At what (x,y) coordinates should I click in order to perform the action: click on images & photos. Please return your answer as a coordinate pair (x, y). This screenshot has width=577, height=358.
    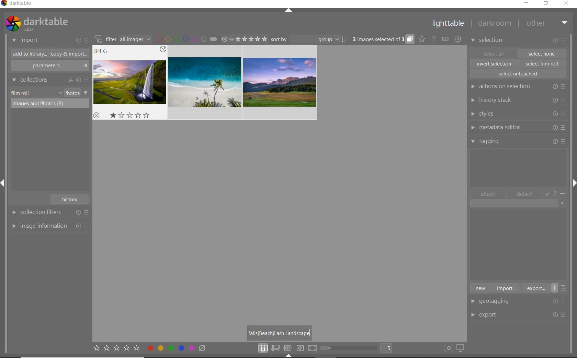
    Looking at the image, I should click on (50, 104).